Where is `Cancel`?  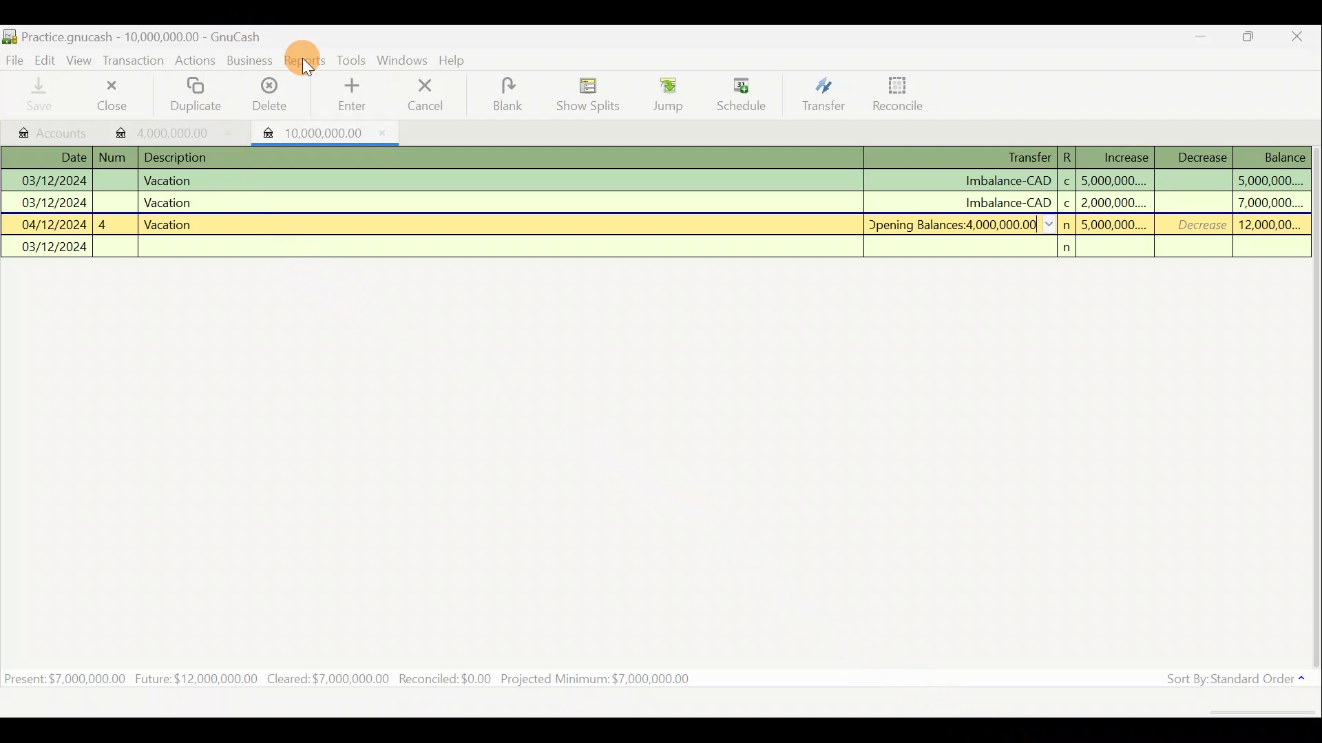 Cancel is located at coordinates (424, 94).